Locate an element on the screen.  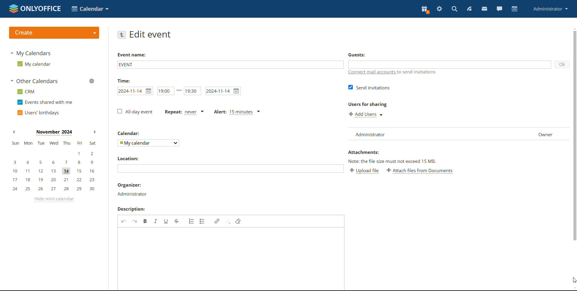
manage is located at coordinates (92, 81).